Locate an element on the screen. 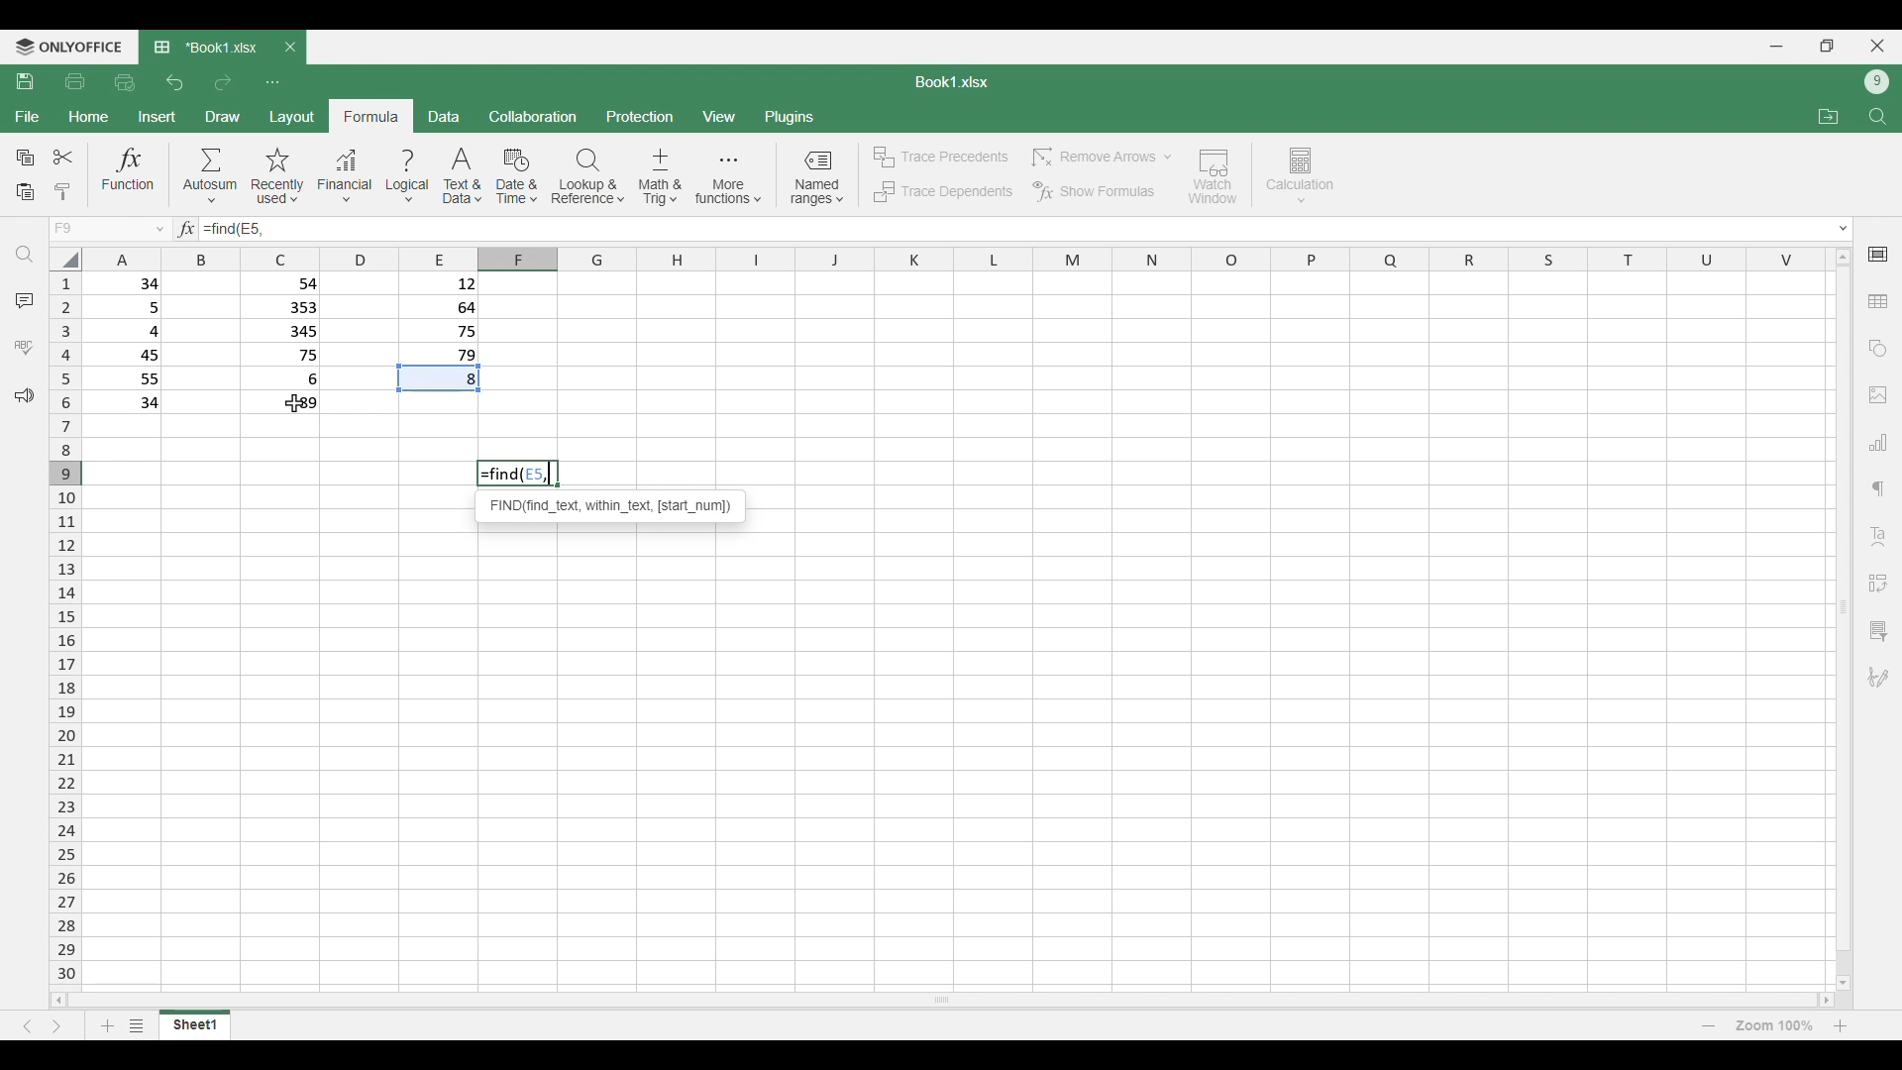 Image resolution: width=1902 pixels, height=1070 pixels. Insert shapes is located at coordinates (1878, 349).